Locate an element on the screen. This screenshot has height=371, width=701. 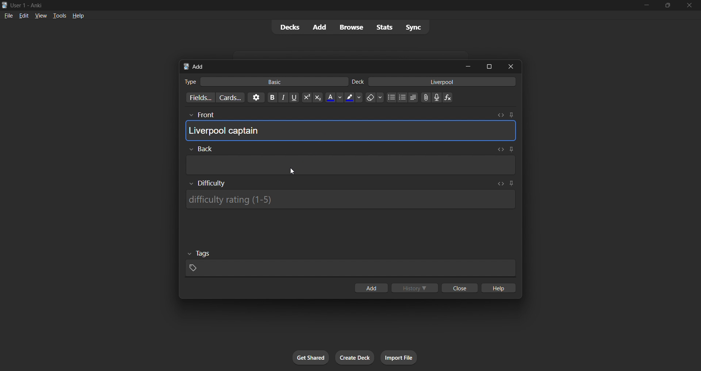
card tags input is located at coordinates (350, 268).